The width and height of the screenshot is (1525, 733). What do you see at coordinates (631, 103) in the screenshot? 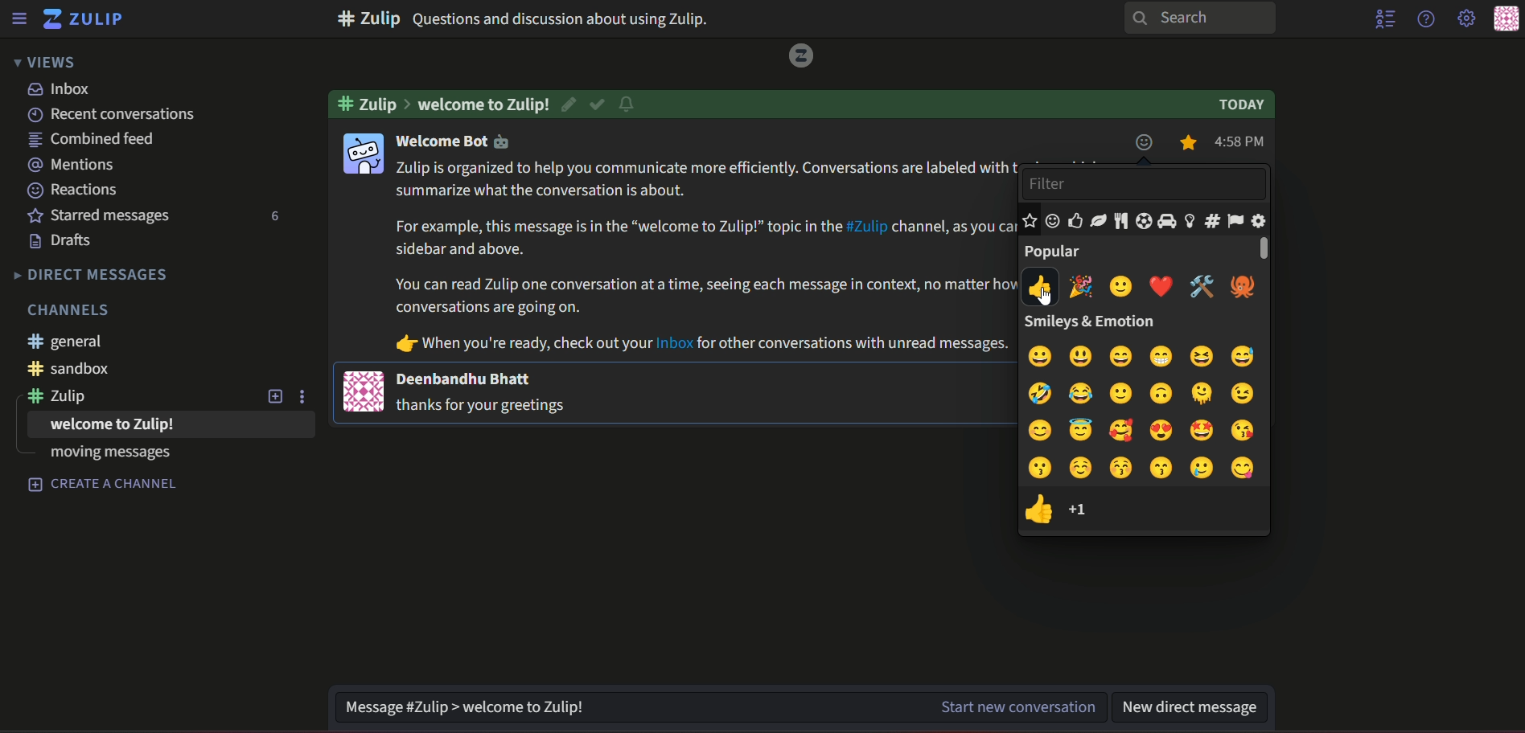
I see `notification` at bounding box center [631, 103].